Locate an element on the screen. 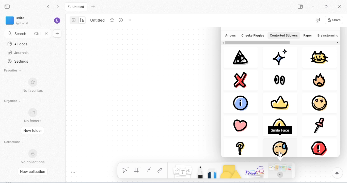 This screenshot has height=183, width=347. arrows is located at coordinates (230, 35).